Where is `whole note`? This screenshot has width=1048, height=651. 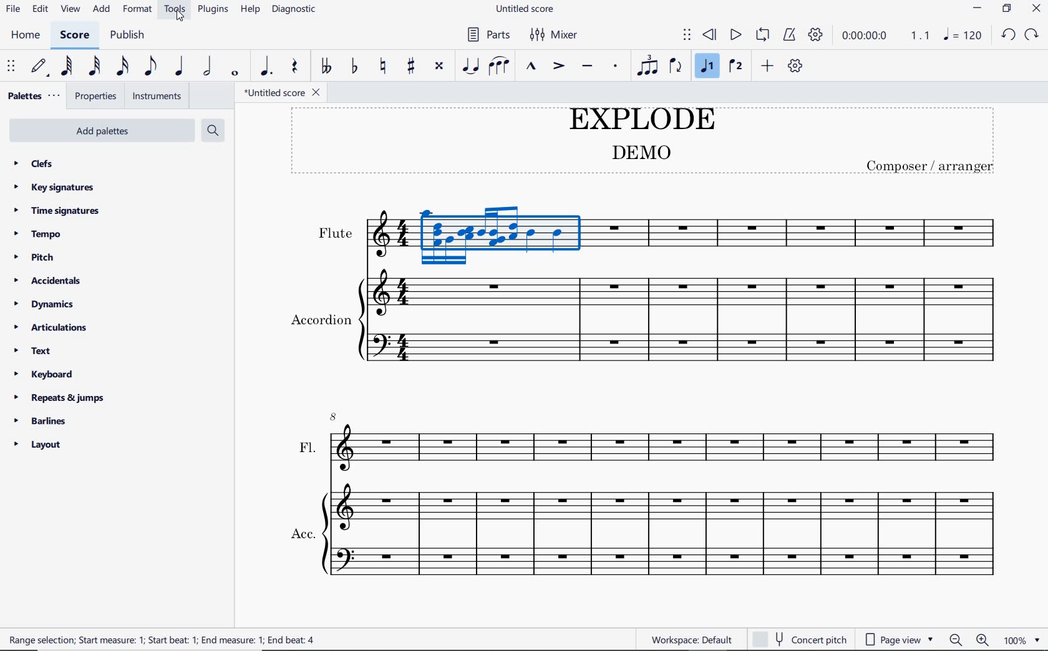 whole note is located at coordinates (233, 74).